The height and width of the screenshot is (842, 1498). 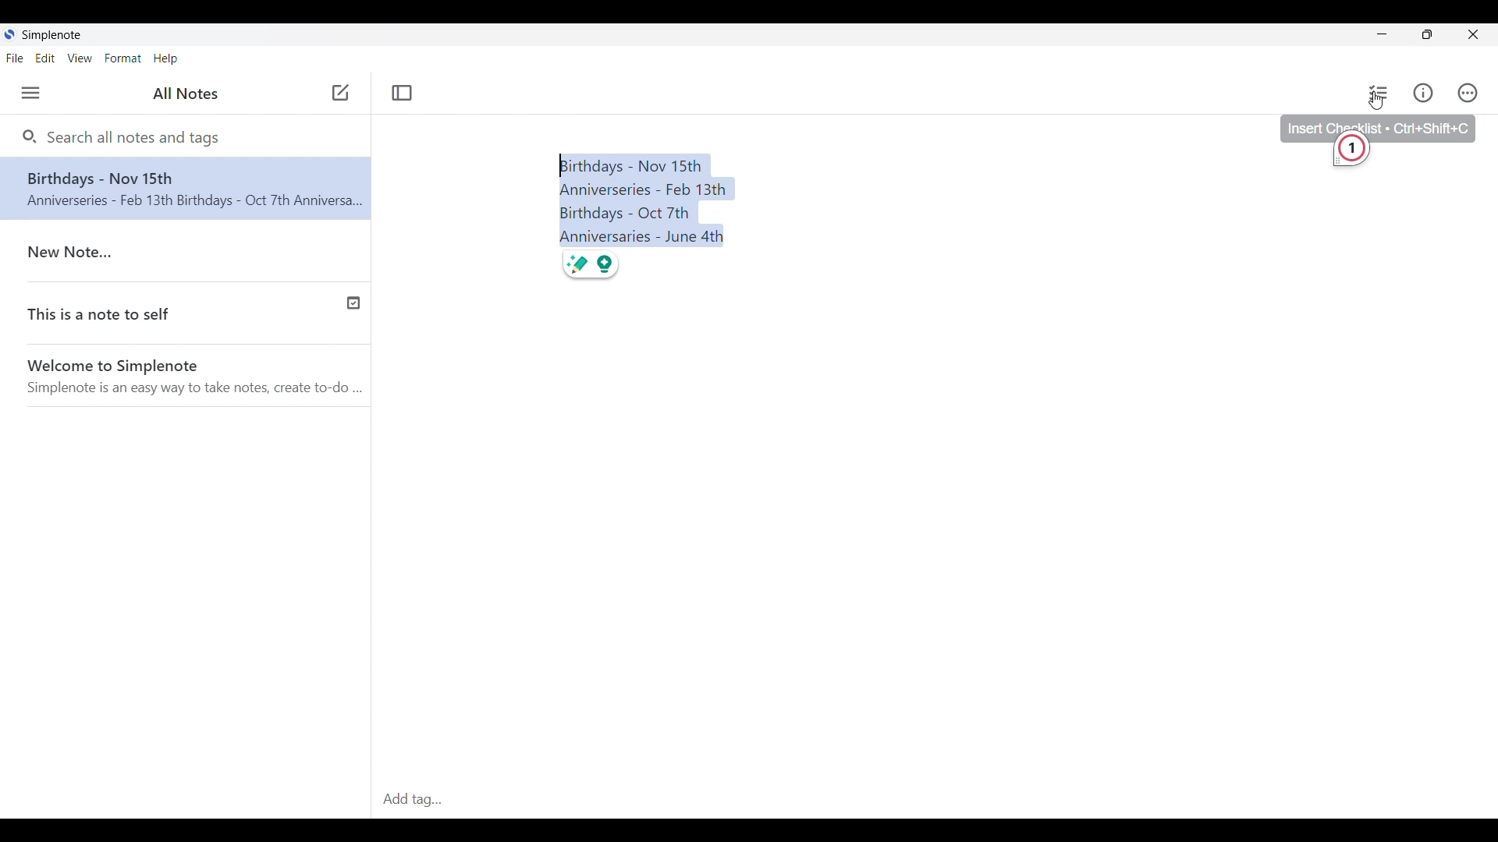 I want to click on Cursor clicking on Insert Checklist, so click(x=1376, y=101).